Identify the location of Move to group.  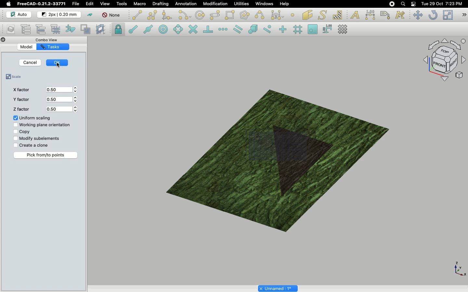
(41, 29).